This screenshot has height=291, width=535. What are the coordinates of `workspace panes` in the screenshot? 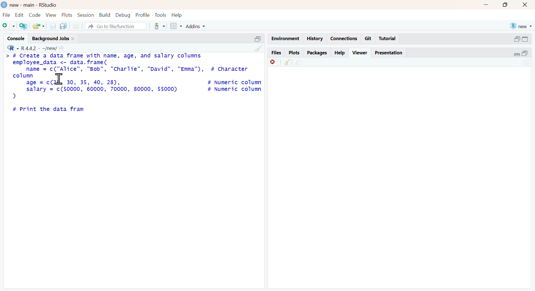 It's located at (176, 26).